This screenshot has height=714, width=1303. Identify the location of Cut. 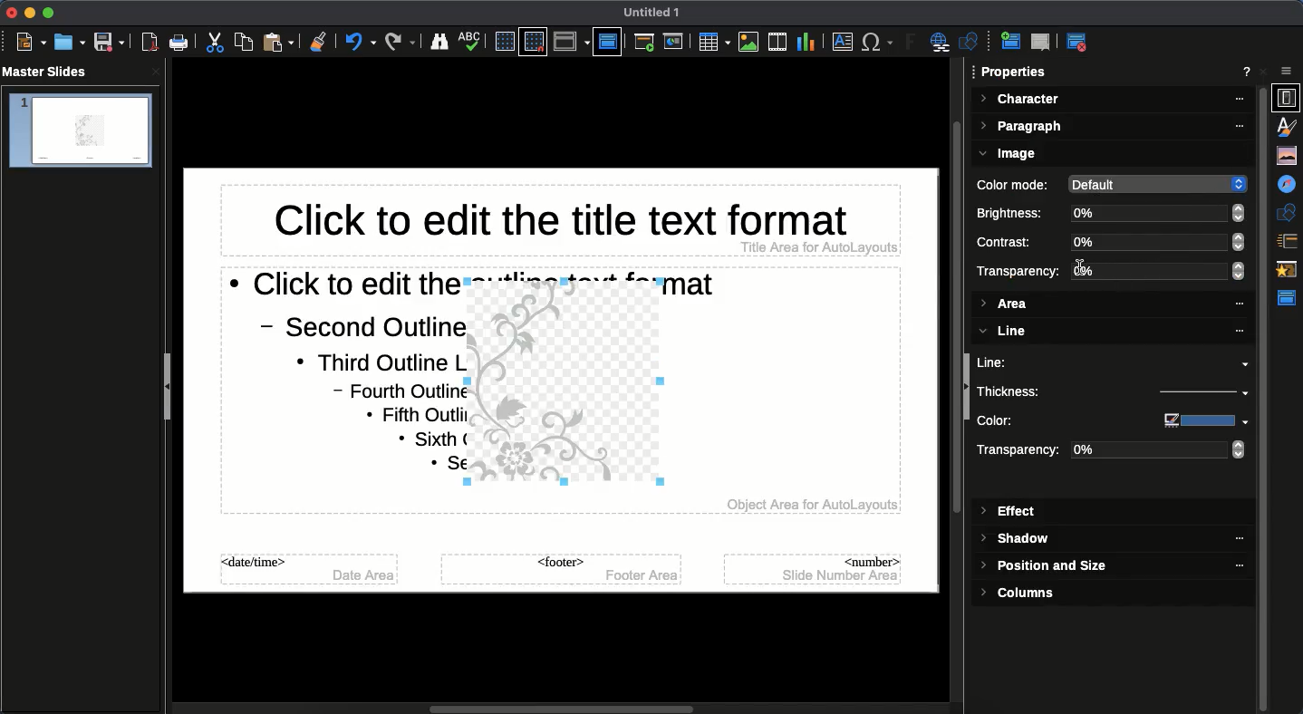
(217, 43).